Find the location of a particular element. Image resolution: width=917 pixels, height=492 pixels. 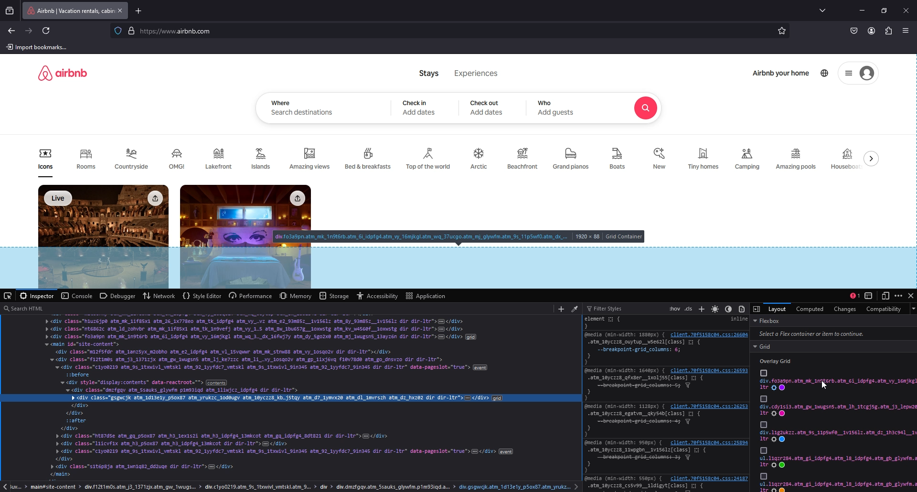

swipe to right is located at coordinates (874, 158).